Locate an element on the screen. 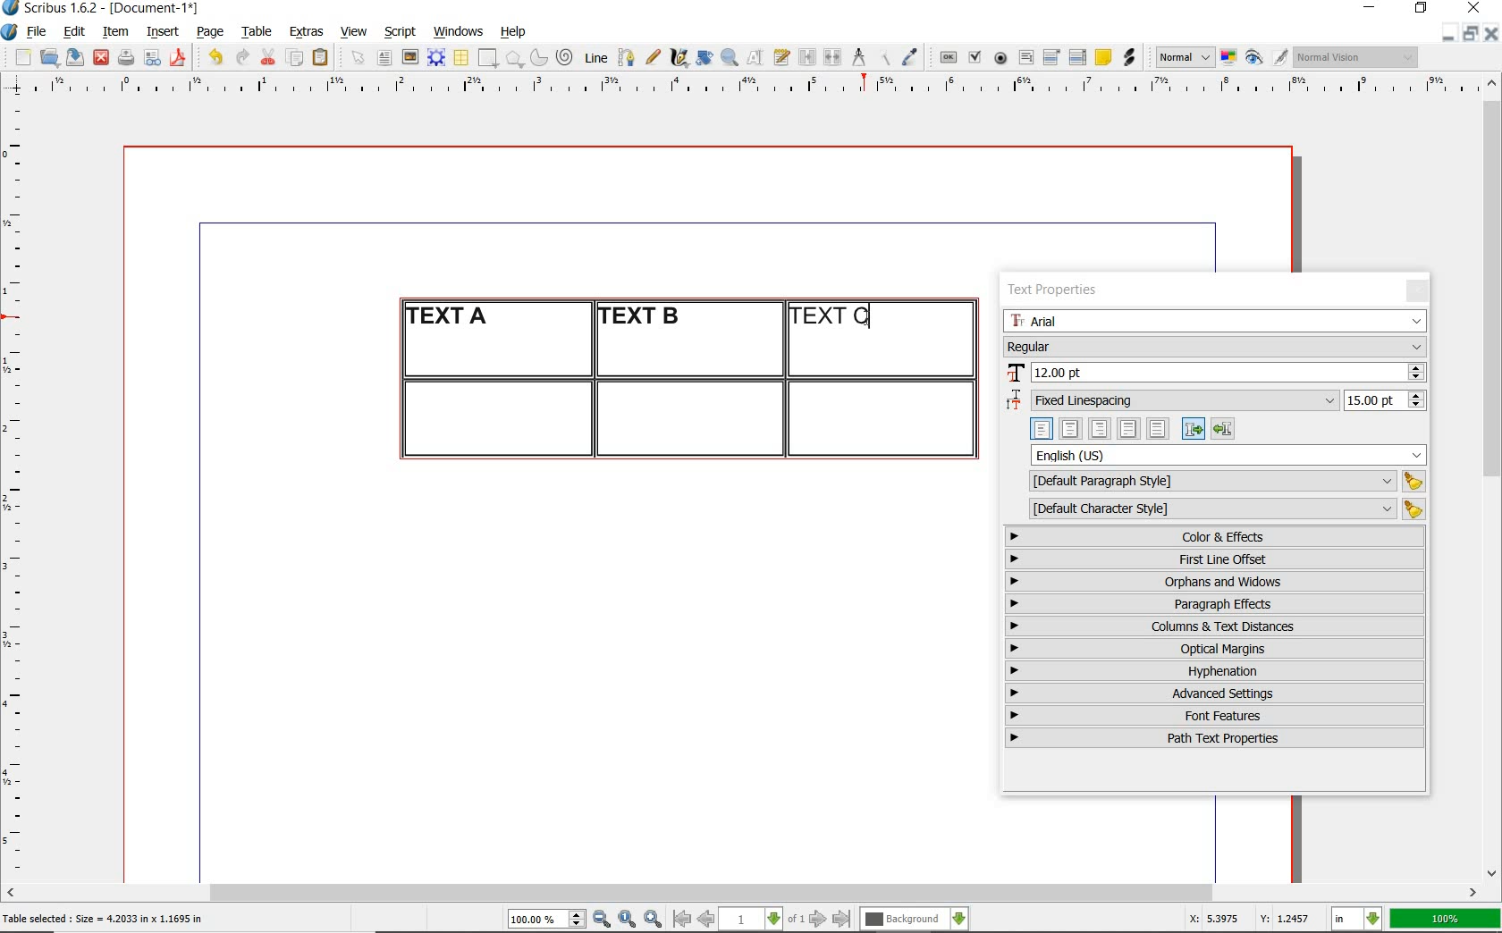  zoom out is located at coordinates (602, 920).